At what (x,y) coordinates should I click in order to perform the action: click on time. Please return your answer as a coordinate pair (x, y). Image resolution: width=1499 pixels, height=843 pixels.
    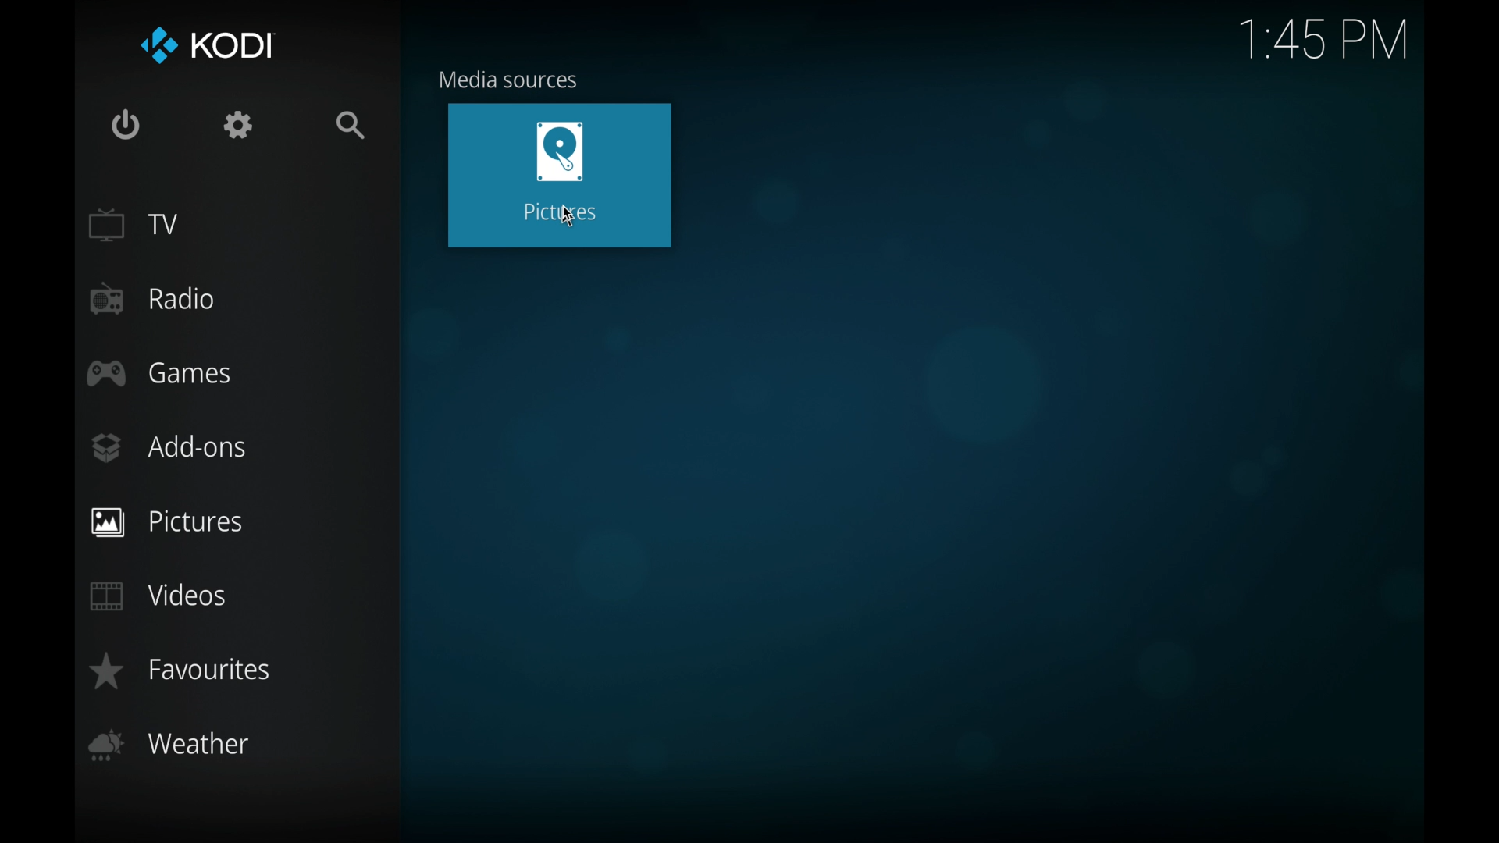
    Looking at the image, I should click on (1323, 41).